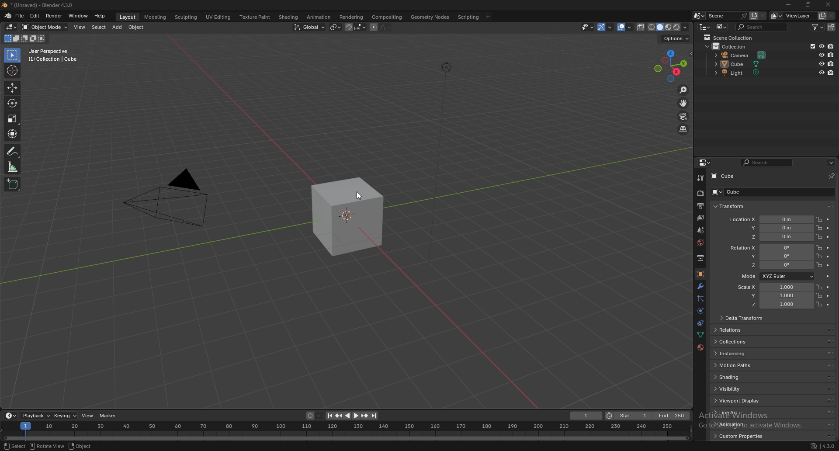 The height and width of the screenshot is (451, 839). What do you see at coordinates (684, 103) in the screenshot?
I see `move` at bounding box center [684, 103].